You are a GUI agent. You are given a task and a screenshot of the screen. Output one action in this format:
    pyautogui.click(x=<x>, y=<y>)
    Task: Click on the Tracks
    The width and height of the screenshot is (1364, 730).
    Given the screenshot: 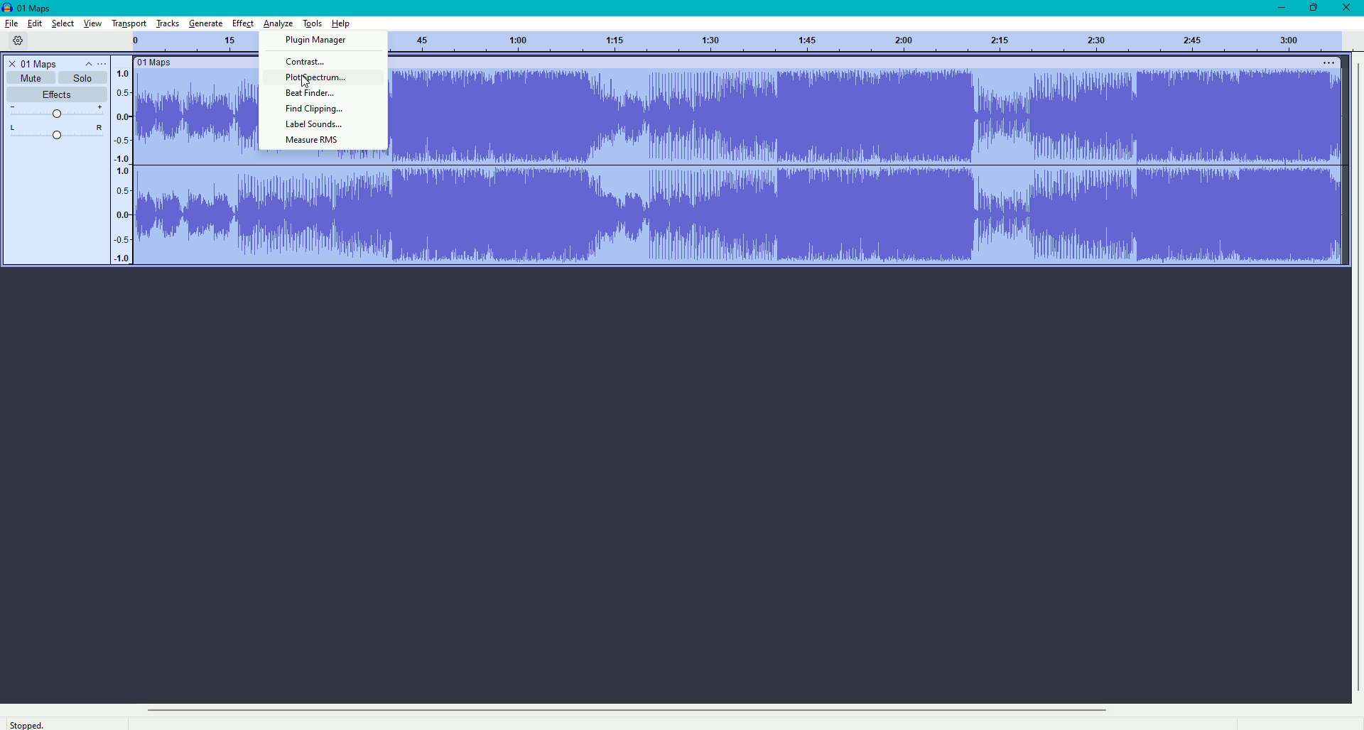 What is the action you would take?
    pyautogui.click(x=166, y=23)
    